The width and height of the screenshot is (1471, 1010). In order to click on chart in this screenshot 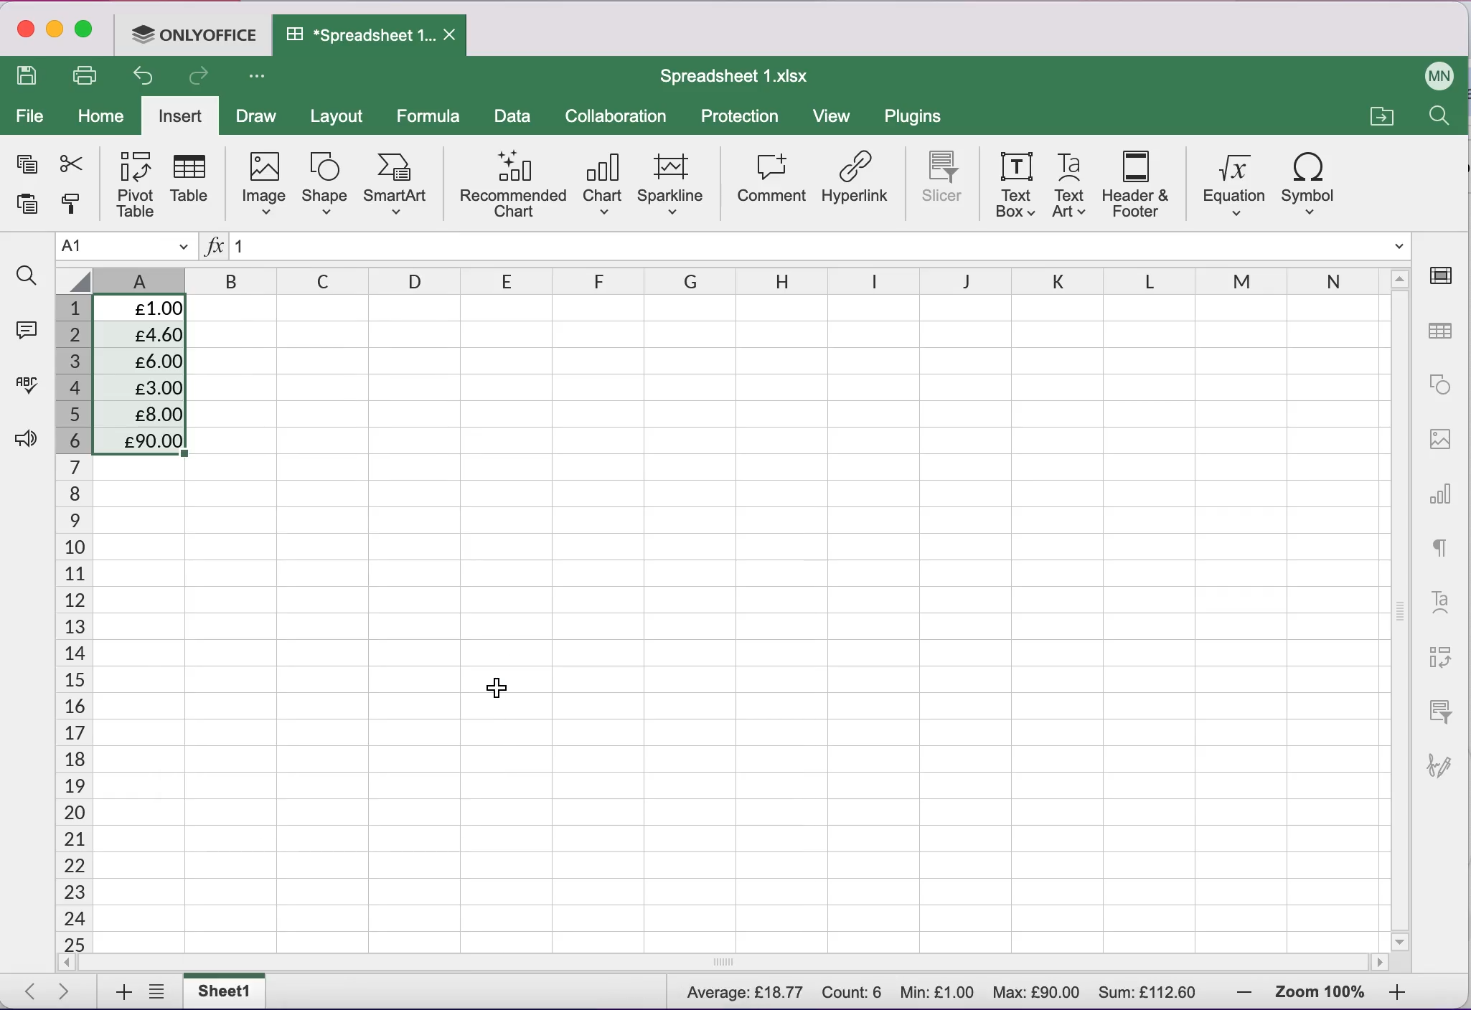, I will do `click(1442, 499)`.